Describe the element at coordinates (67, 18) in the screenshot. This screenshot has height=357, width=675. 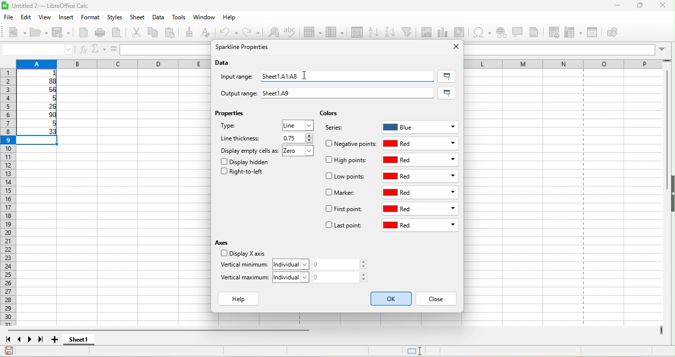
I see `insert` at that location.